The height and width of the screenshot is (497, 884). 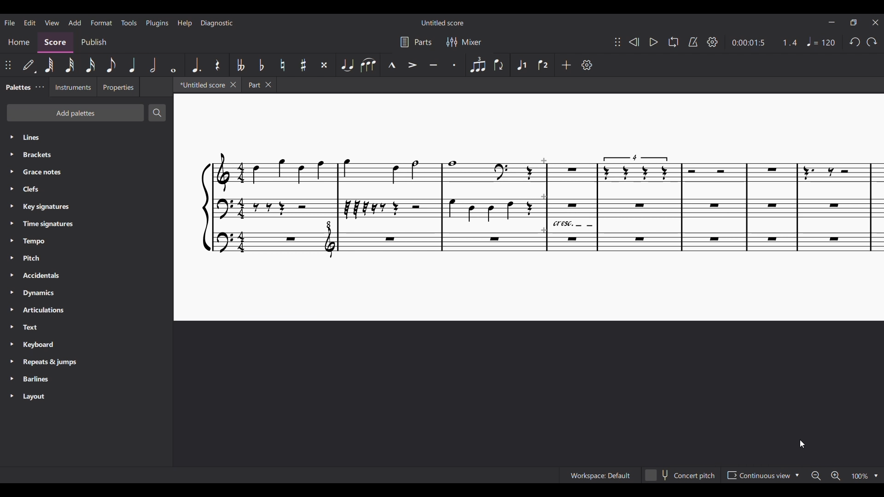 What do you see at coordinates (234, 85) in the screenshot?
I see `Close current tab` at bounding box center [234, 85].